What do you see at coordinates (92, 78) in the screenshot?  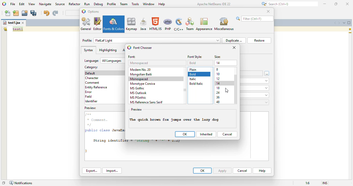 I see `character` at bounding box center [92, 78].